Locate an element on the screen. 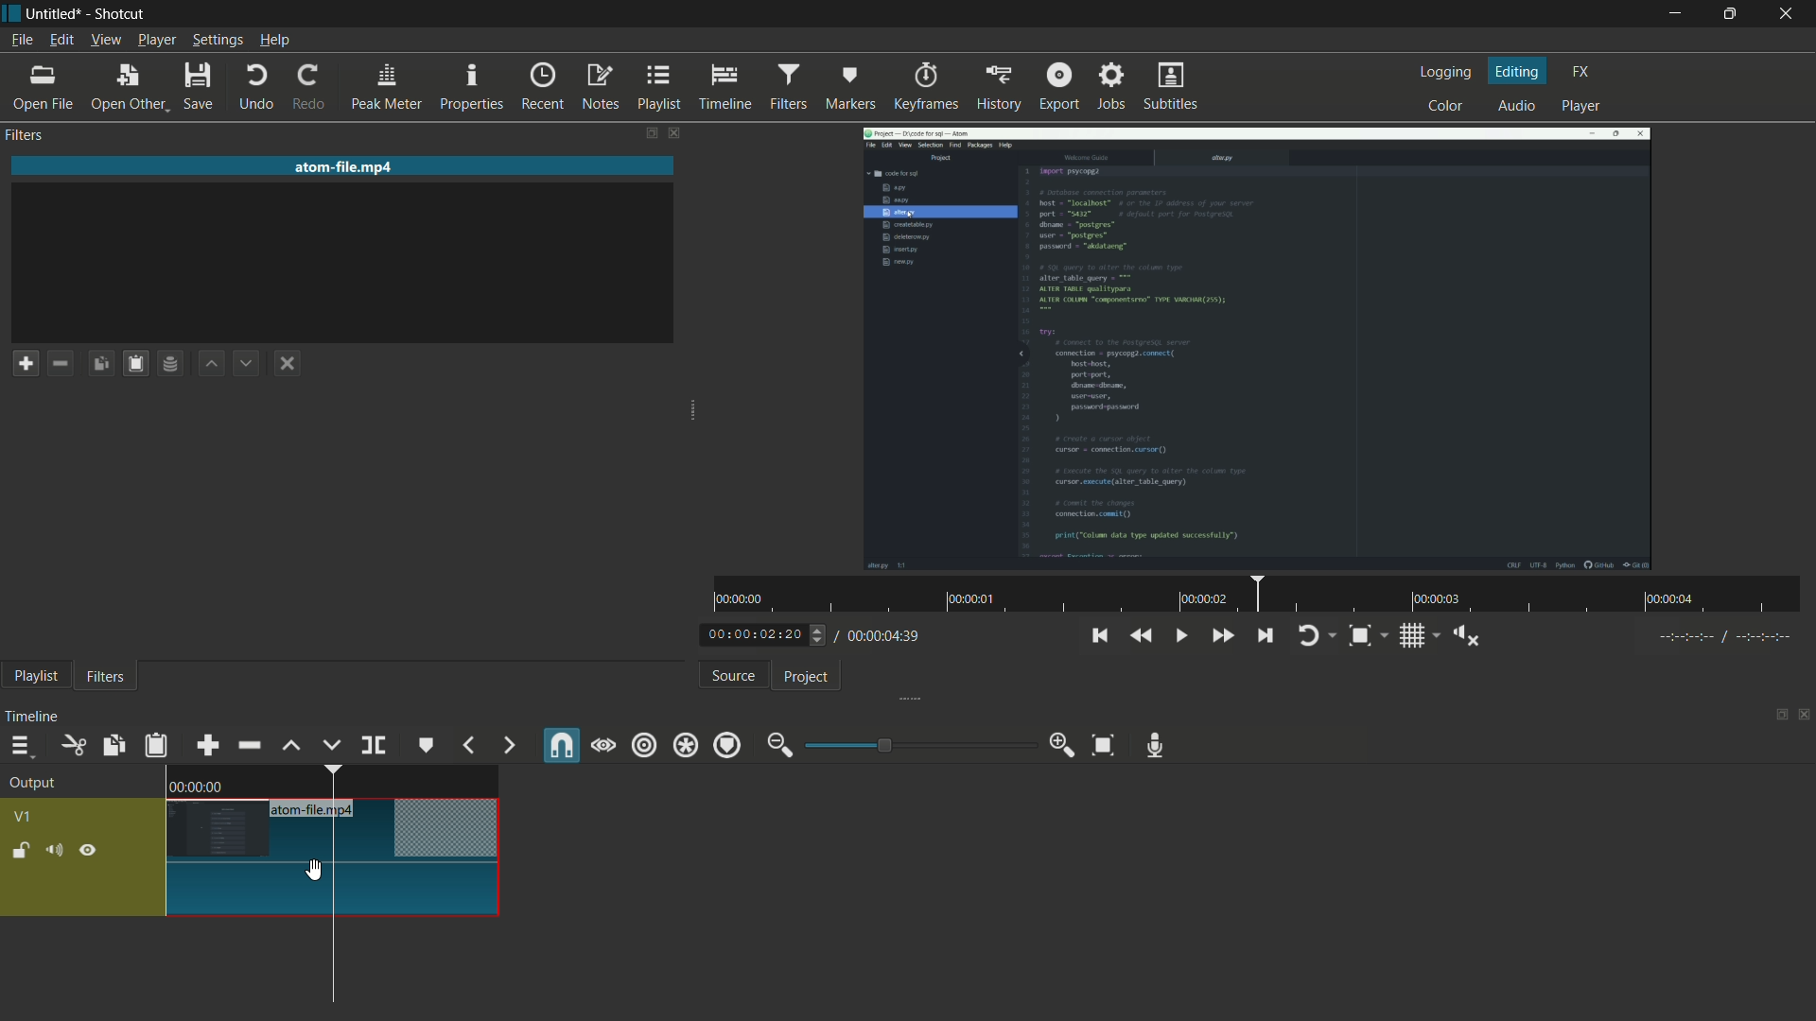  view menu is located at coordinates (107, 41).